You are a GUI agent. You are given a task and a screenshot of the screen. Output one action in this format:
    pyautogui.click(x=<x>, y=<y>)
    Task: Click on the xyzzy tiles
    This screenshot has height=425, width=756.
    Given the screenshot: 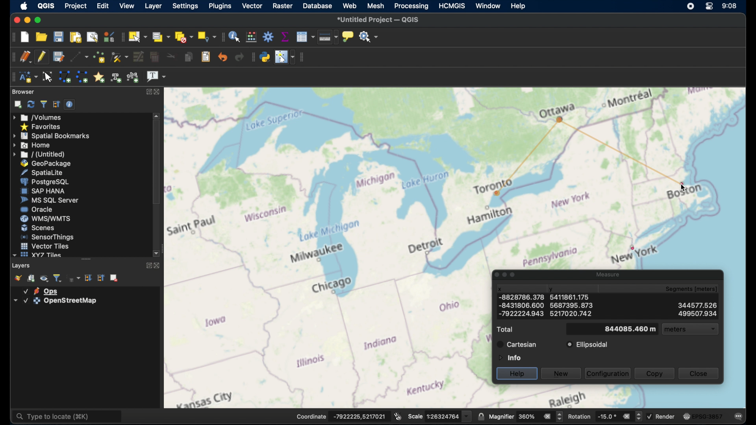 What is the action you would take?
    pyautogui.click(x=37, y=255)
    